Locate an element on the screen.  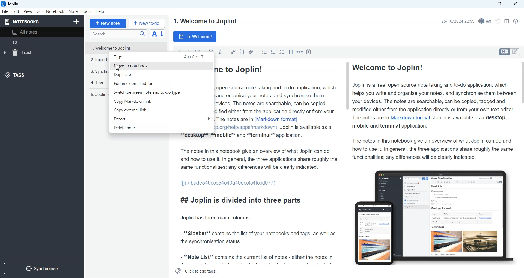
Toggle editor layout is located at coordinates (507, 21).